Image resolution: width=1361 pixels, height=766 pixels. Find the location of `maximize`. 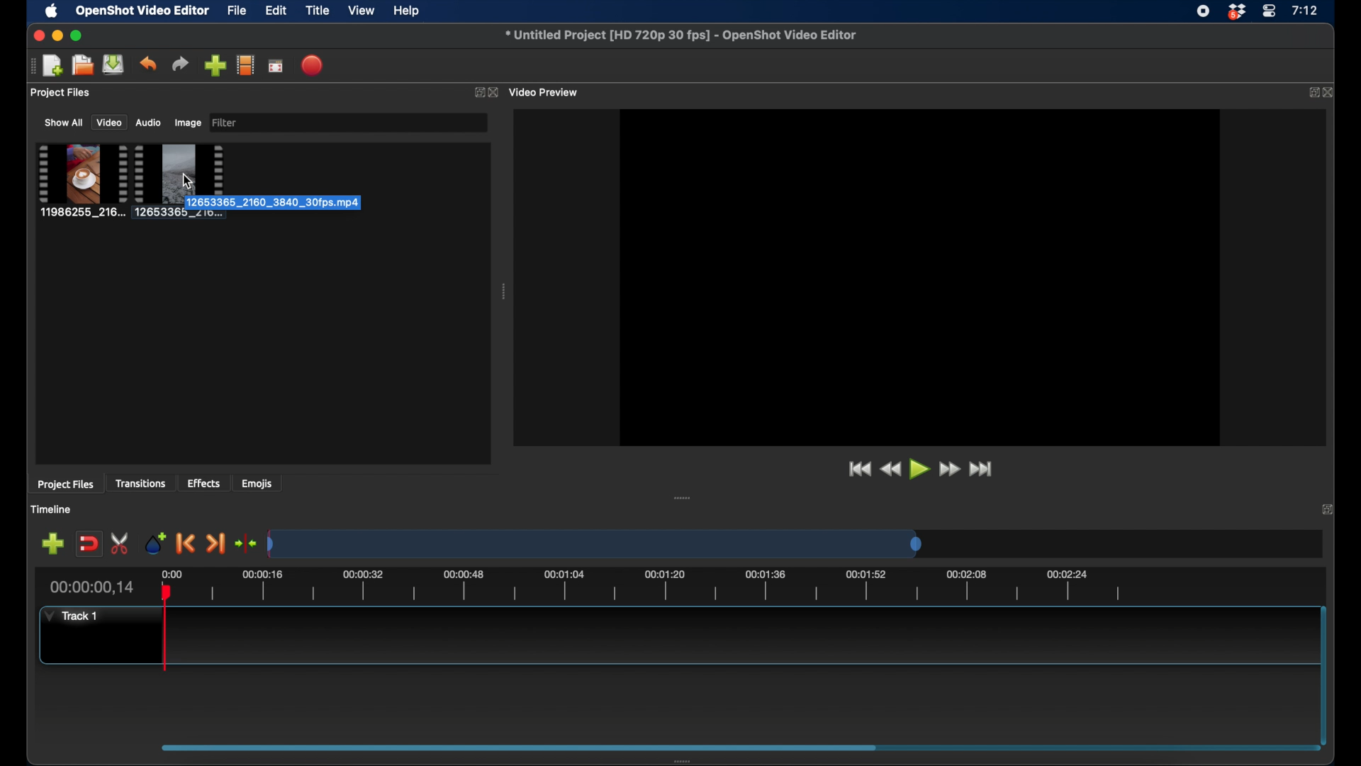

maximize is located at coordinates (77, 36).